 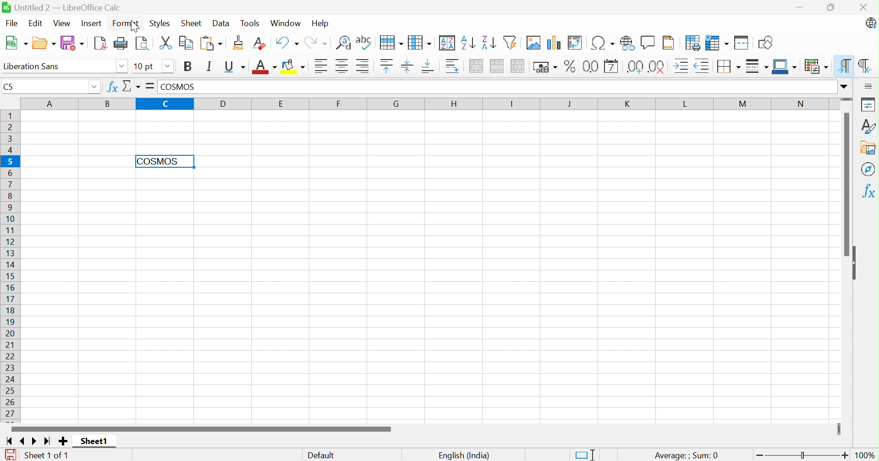 What do you see at coordinates (535, 43) in the screenshot?
I see `Insert Image` at bounding box center [535, 43].